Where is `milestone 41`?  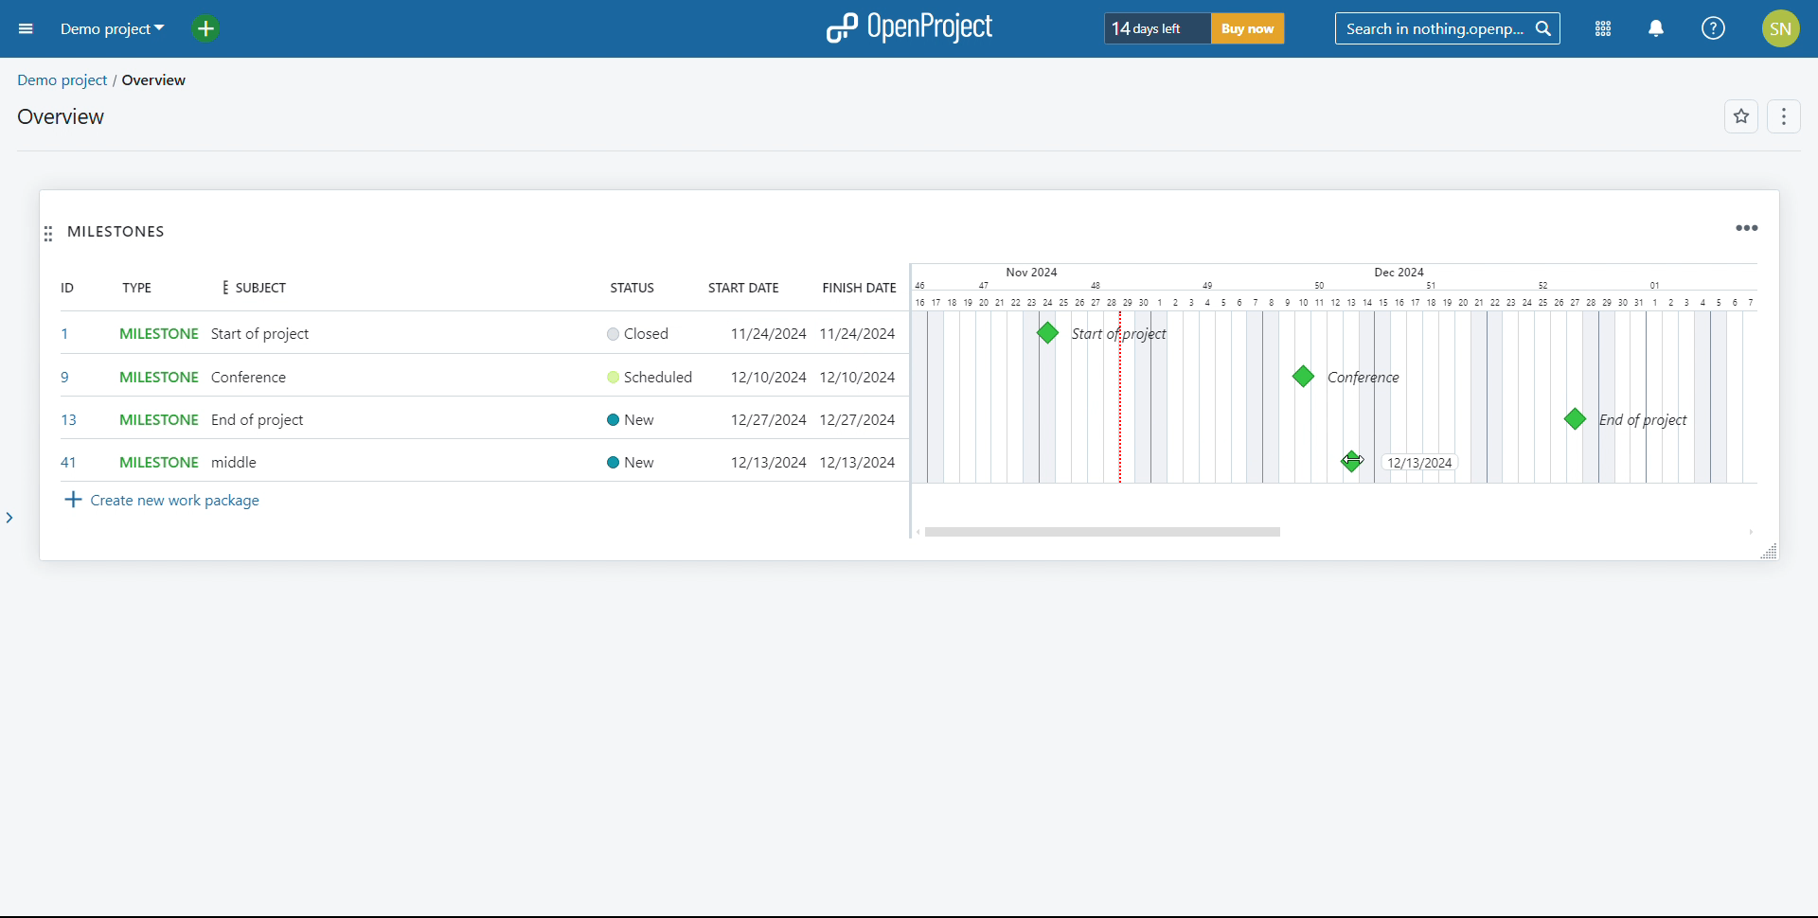
milestone 41 is located at coordinates (1351, 461).